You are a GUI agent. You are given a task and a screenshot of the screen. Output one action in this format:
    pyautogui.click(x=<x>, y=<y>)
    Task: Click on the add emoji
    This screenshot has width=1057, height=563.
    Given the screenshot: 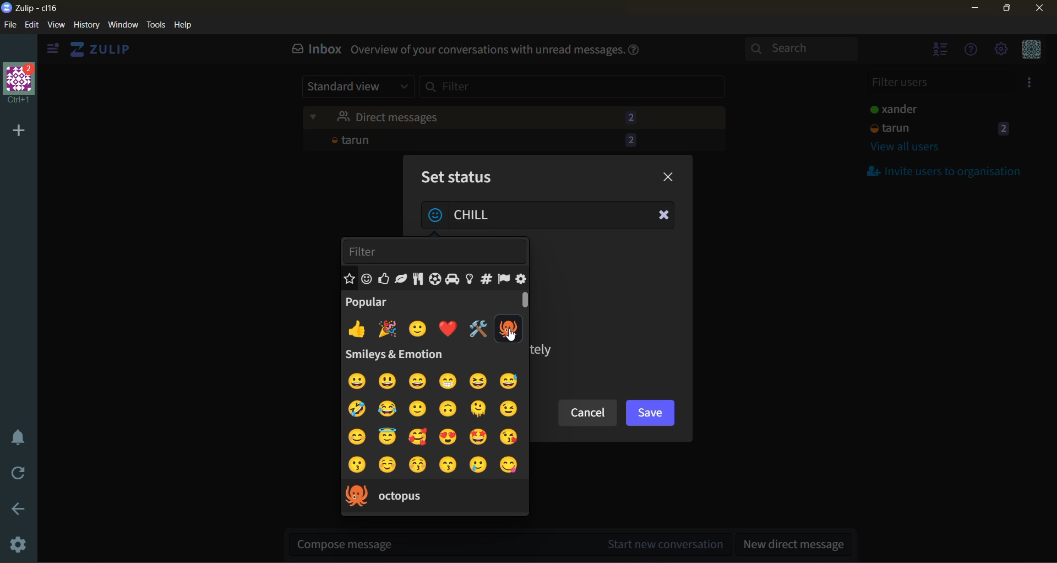 What is the action you would take?
    pyautogui.click(x=436, y=215)
    